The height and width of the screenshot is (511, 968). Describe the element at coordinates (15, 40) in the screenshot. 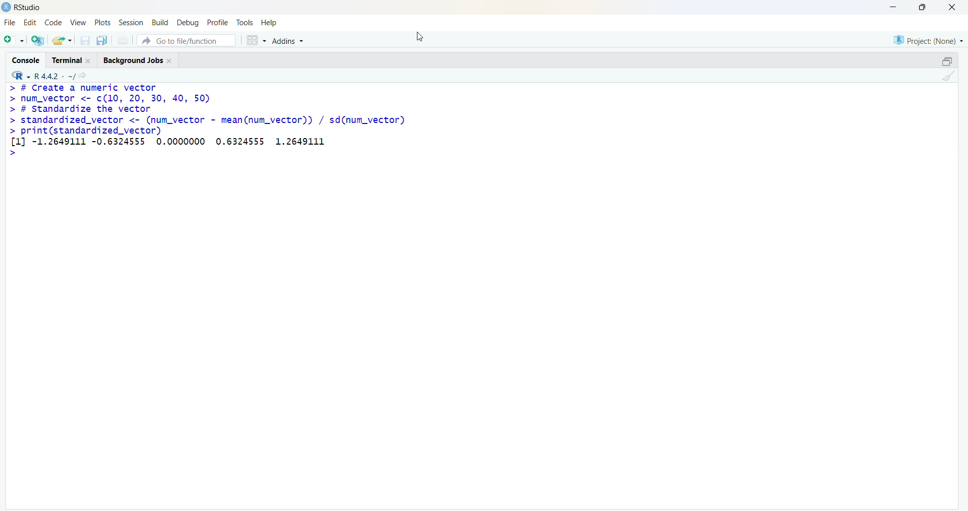

I see `add file as` at that location.